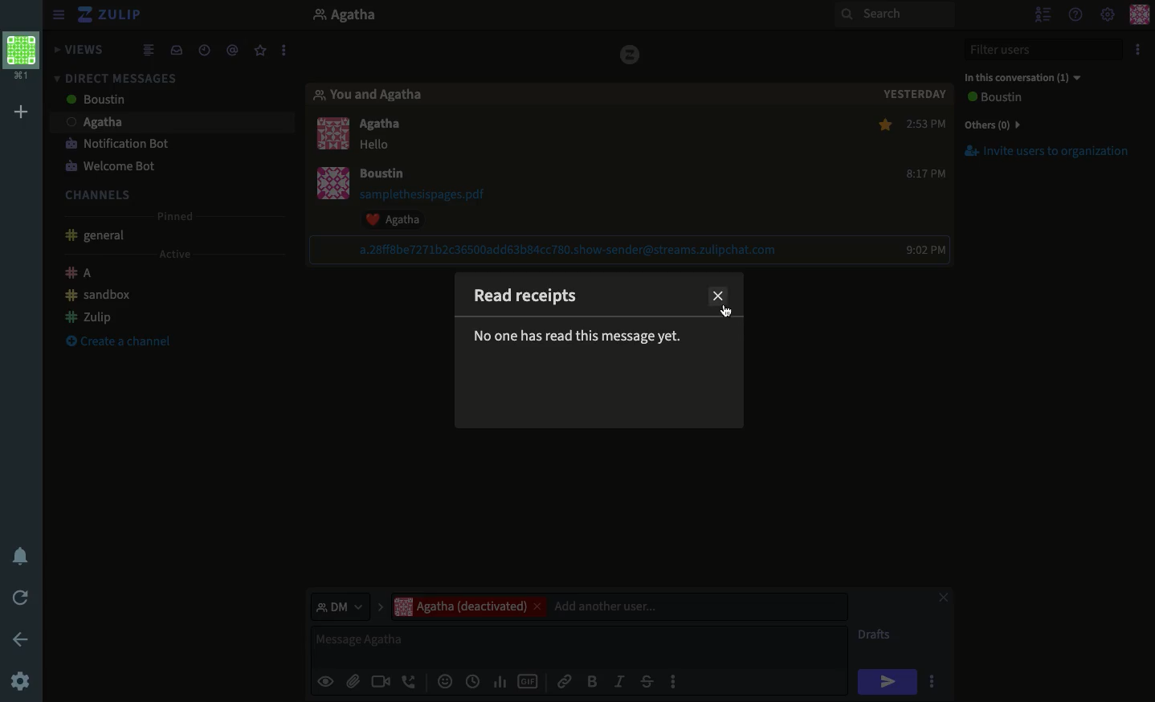 The width and height of the screenshot is (1155, 702). Describe the element at coordinates (18, 638) in the screenshot. I see `Back` at that location.